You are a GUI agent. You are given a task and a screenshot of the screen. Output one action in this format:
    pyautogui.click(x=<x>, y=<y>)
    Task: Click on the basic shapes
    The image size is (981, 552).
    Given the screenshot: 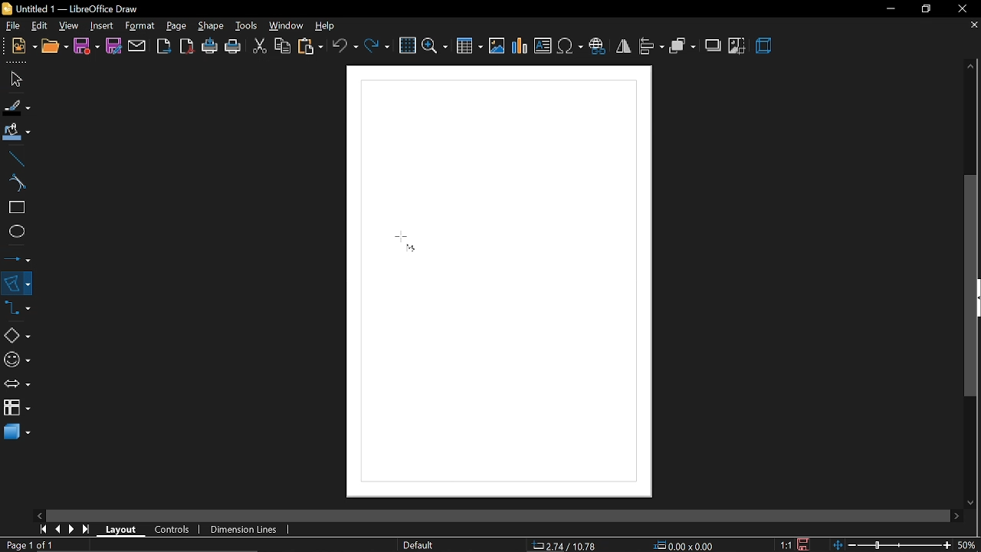 What is the action you would take?
    pyautogui.click(x=16, y=337)
    